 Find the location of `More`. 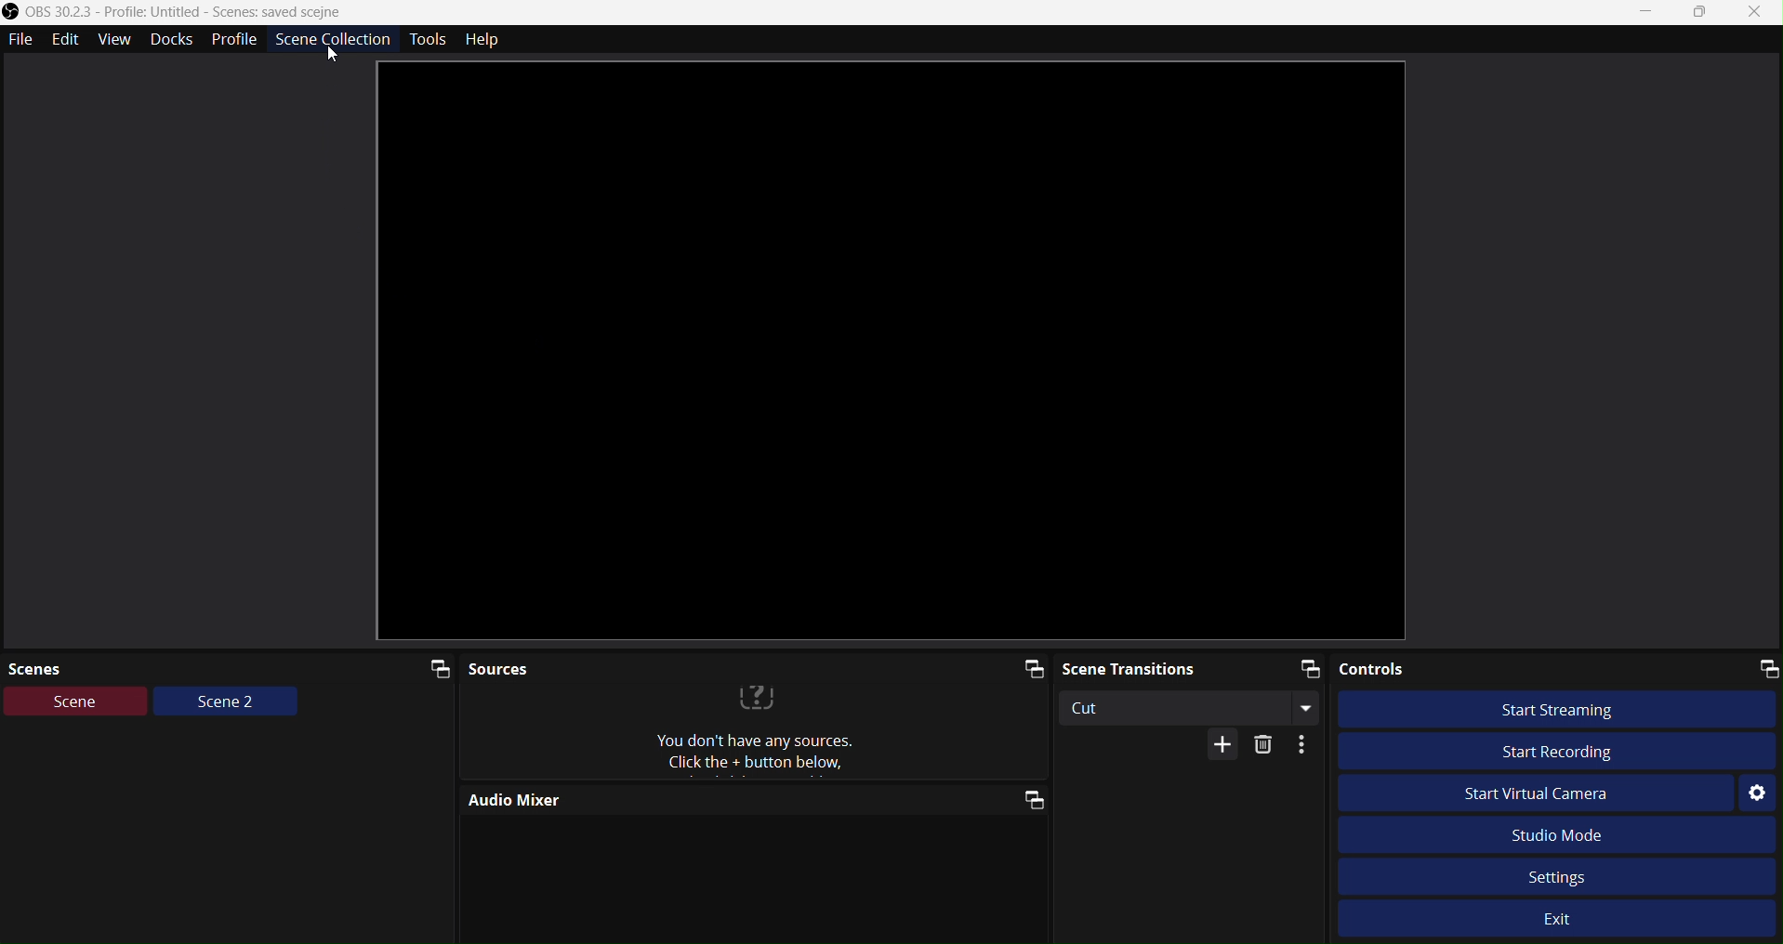

More is located at coordinates (1306, 744).